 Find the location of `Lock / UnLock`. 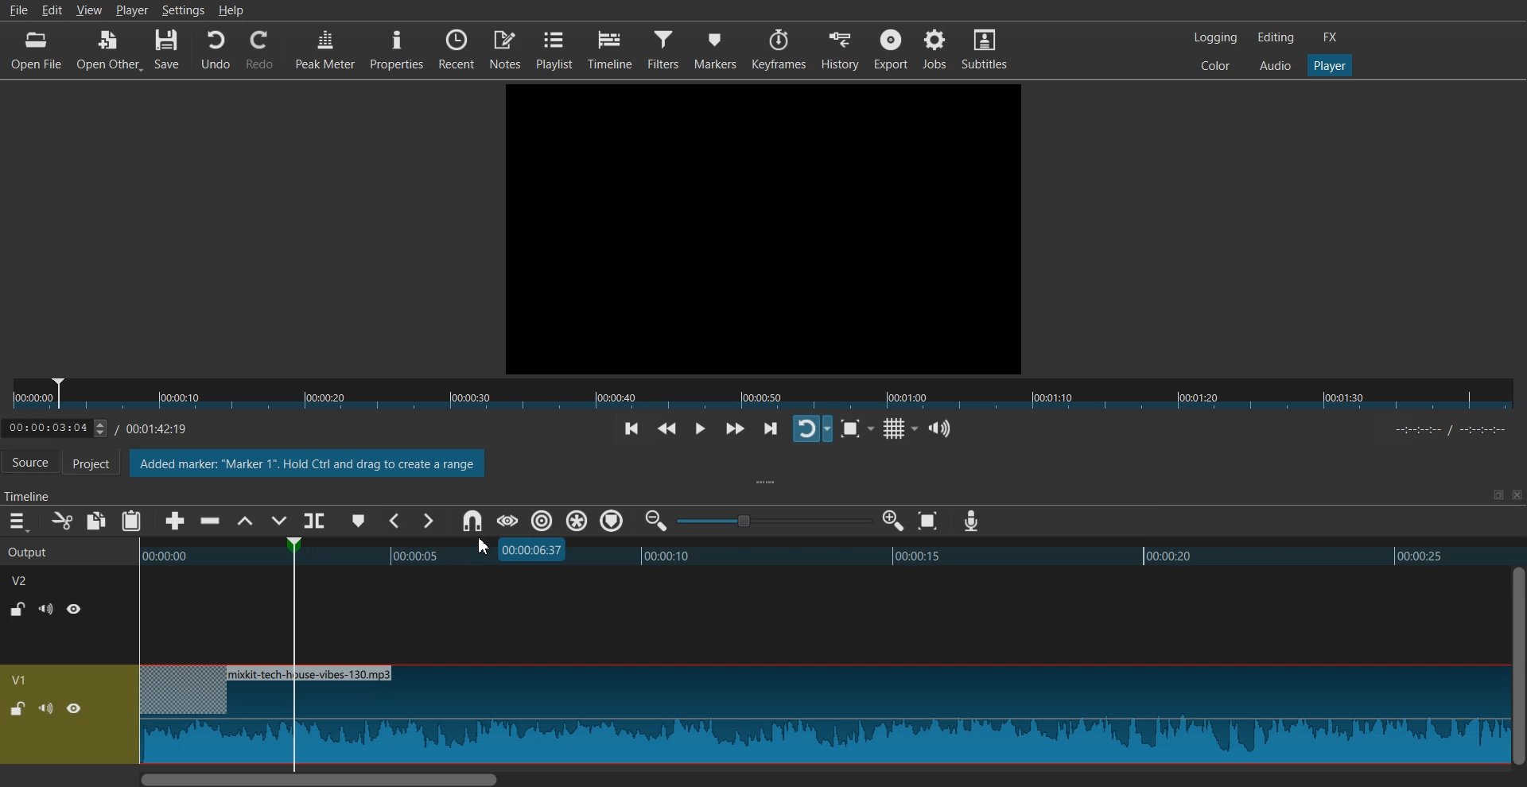

Lock / UnLock is located at coordinates (19, 609).